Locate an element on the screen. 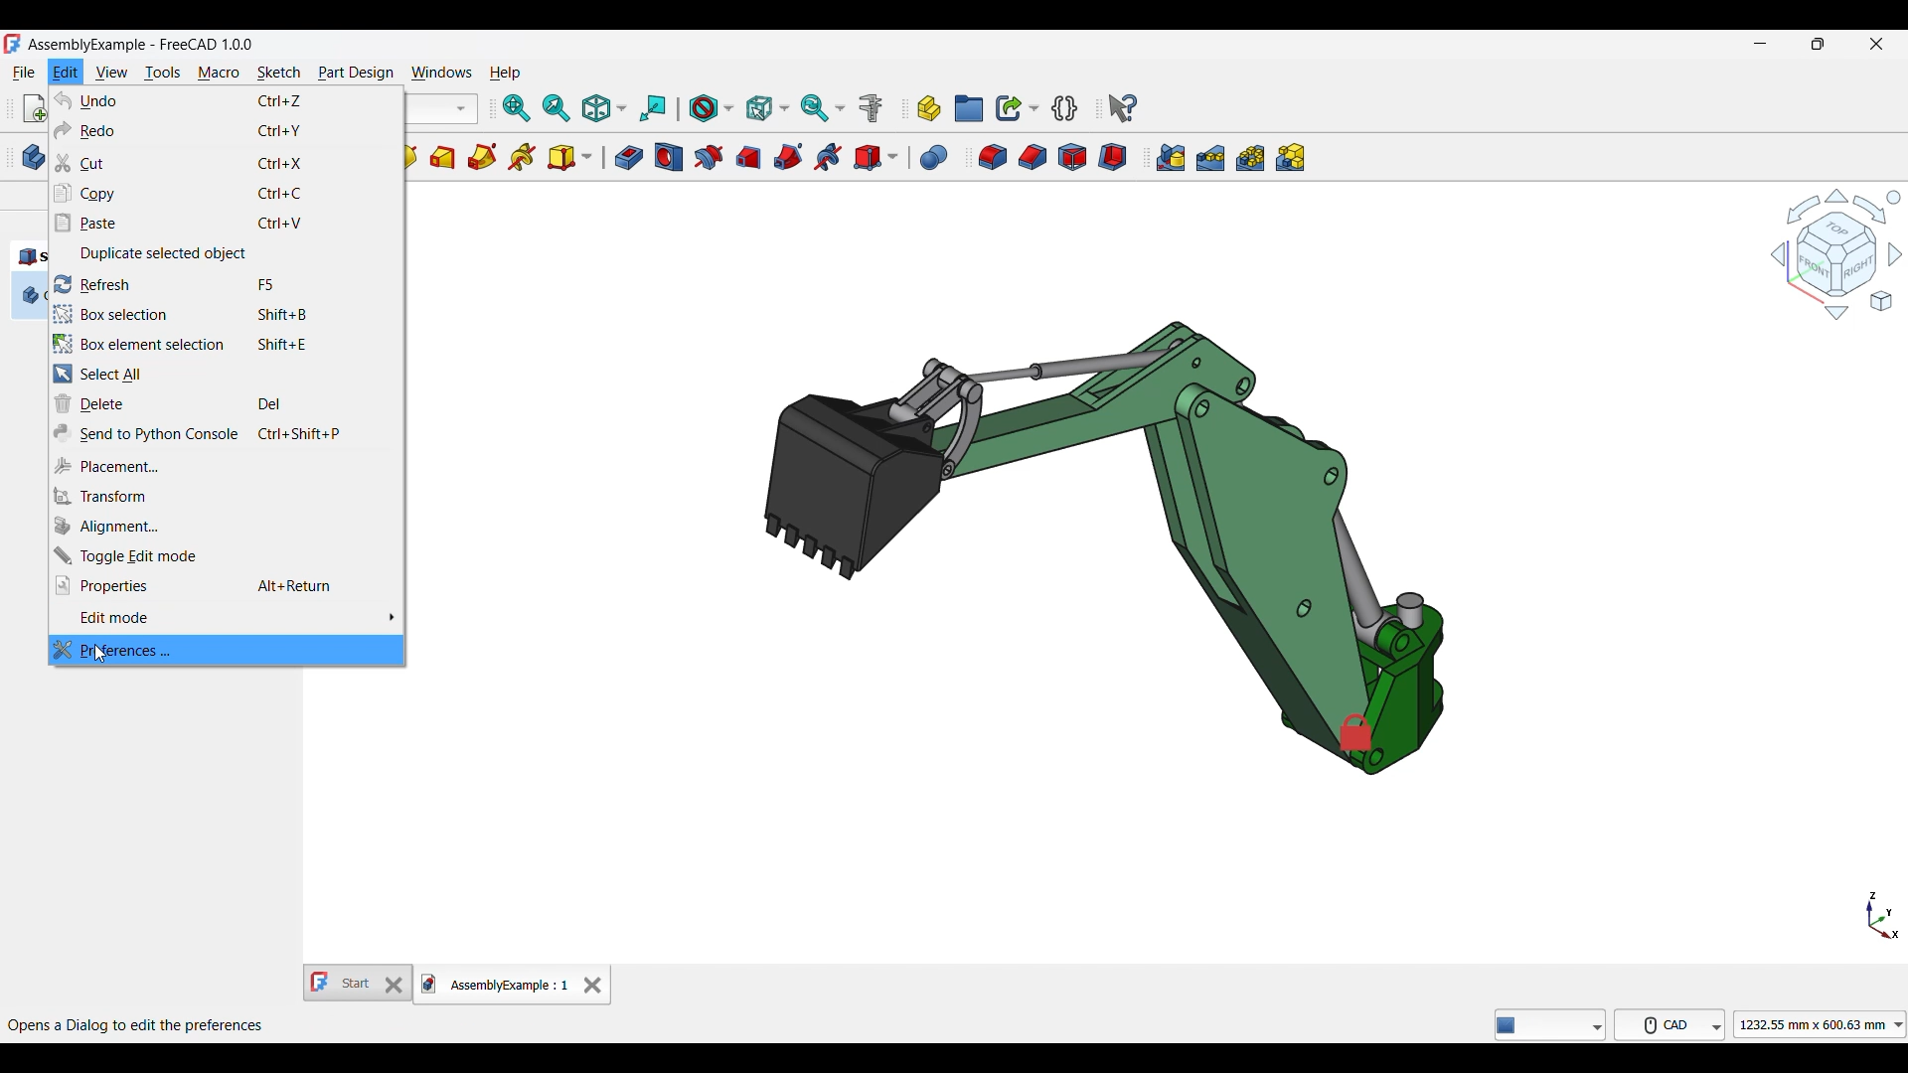 This screenshot has height=1073, width=1908. Mirrored is located at coordinates (1171, 157).